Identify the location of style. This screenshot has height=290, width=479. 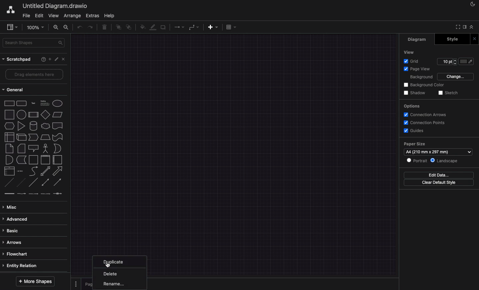
(453, 39).